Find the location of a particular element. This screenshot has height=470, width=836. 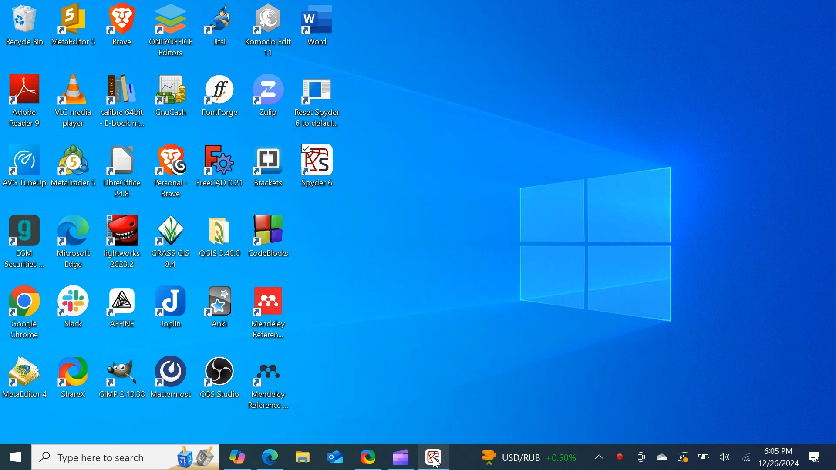

Microsoft Edge Desktop Icon is located at coordinates (270, 457).